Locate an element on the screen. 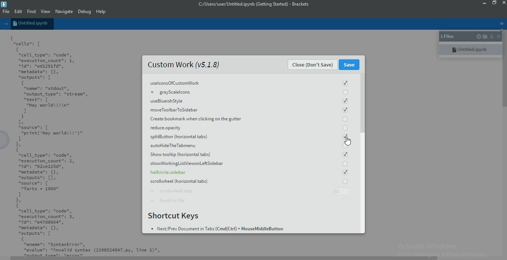  cursor is located at coordinates (347, 141).